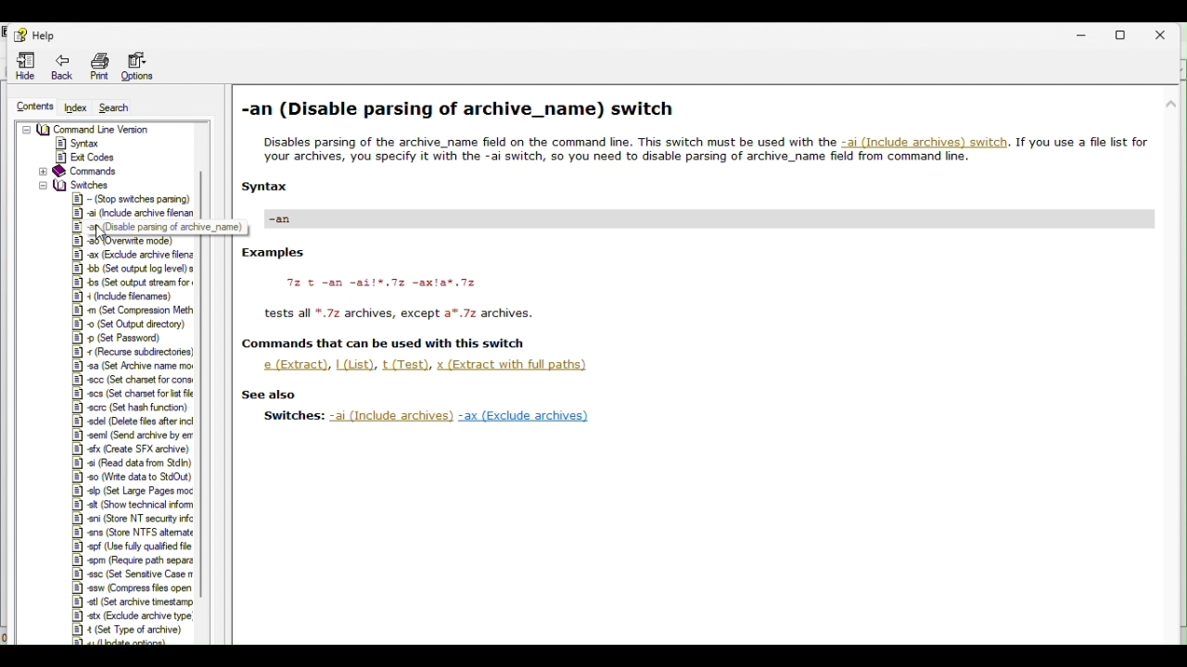 This screenshot has height=667, width=1187. I want to click on 1&8] bb (Set output log level) s, so click(134, 269).